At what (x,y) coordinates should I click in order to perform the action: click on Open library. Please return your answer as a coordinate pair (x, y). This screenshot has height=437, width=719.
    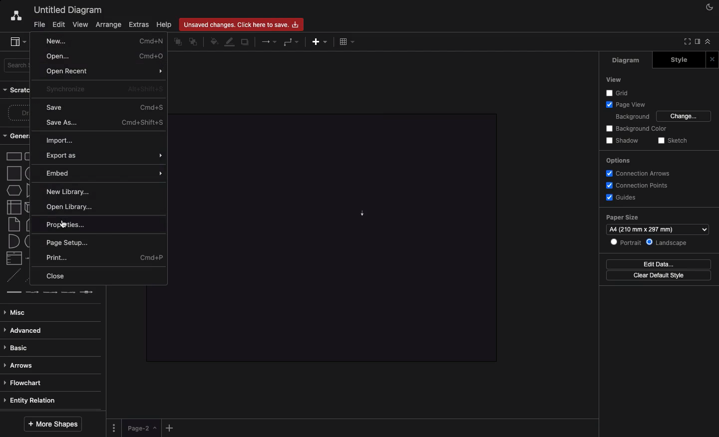
    Looking at the image, I should click on (72, 207).